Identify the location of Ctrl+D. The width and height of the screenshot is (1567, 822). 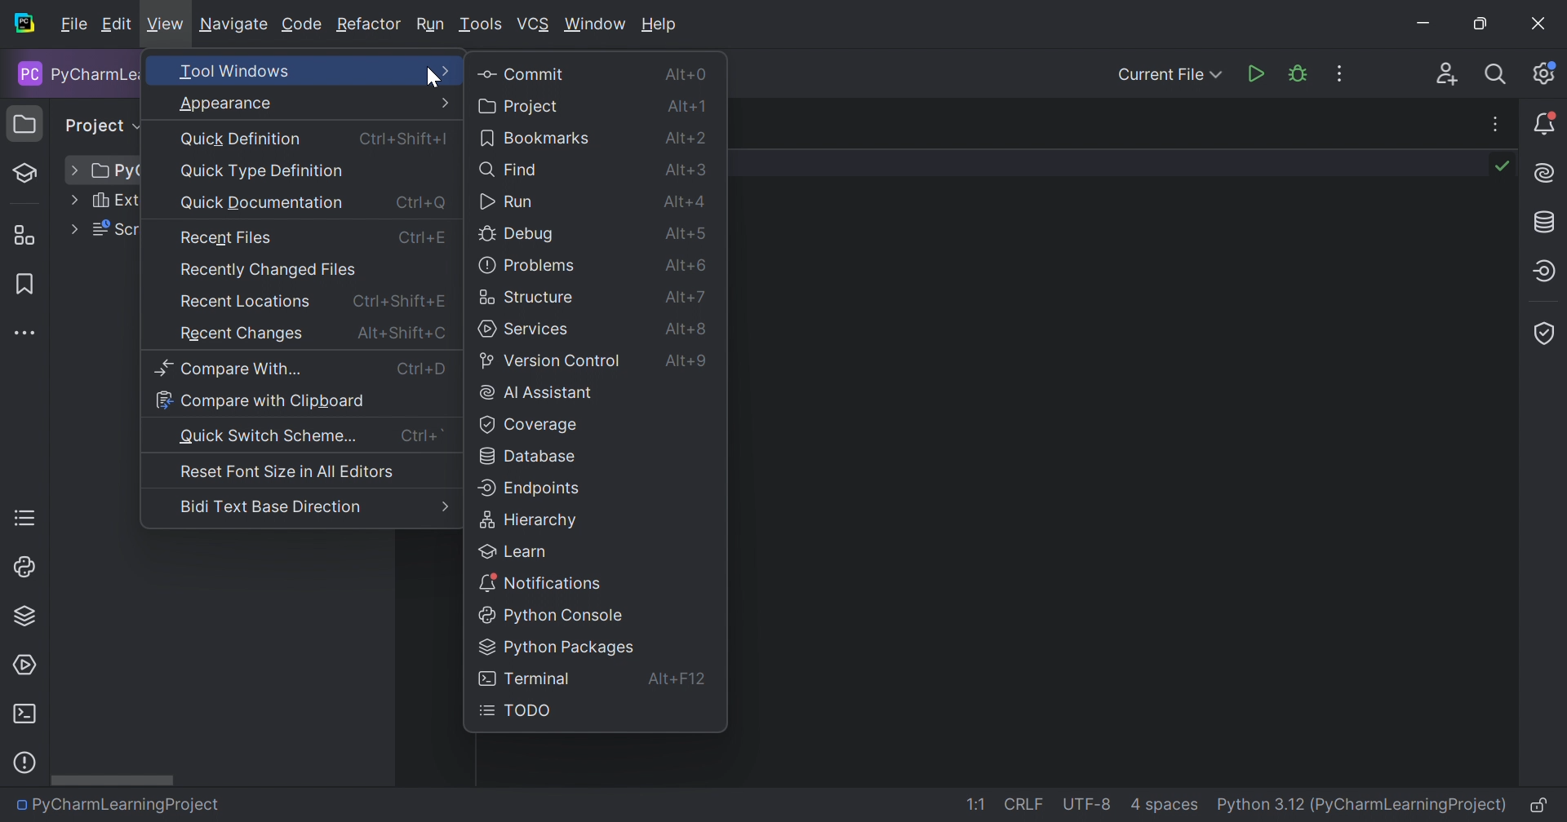
(423, 369).